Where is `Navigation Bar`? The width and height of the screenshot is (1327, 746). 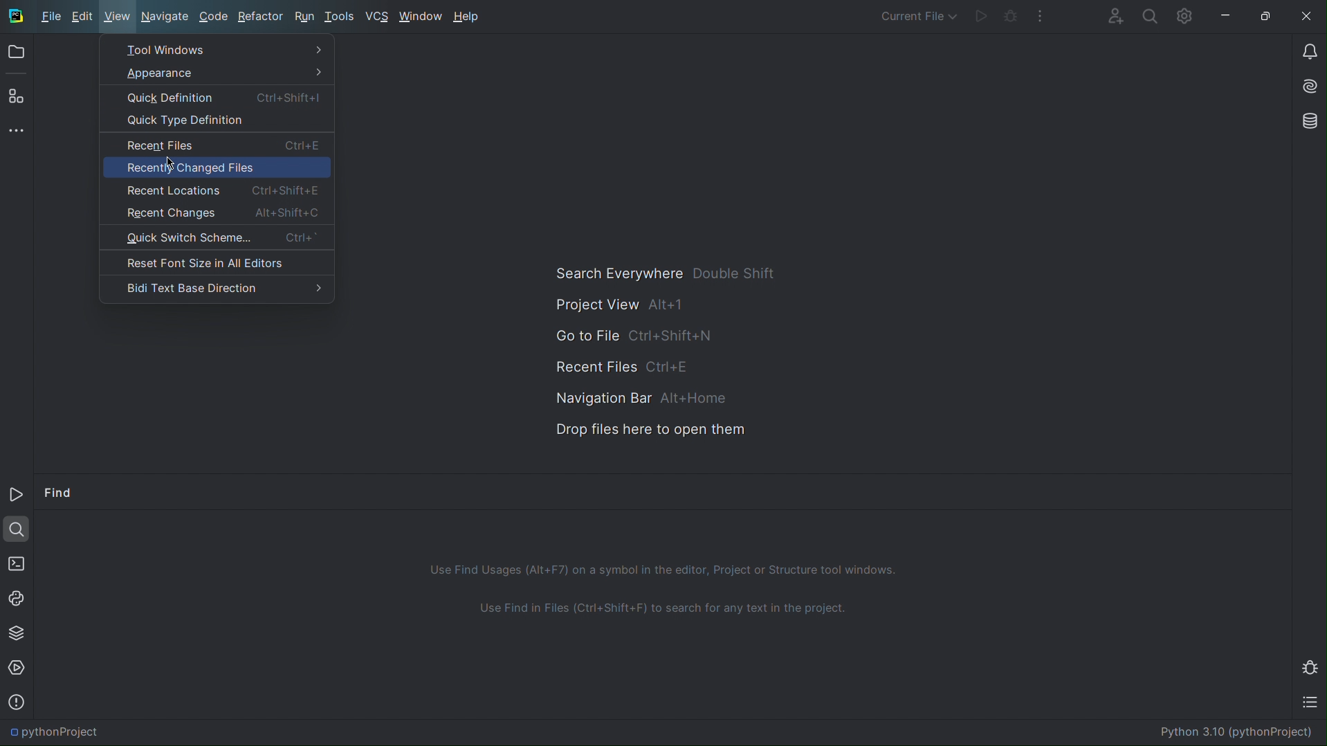
Navigation Bar is located at coordinates (630, 396).